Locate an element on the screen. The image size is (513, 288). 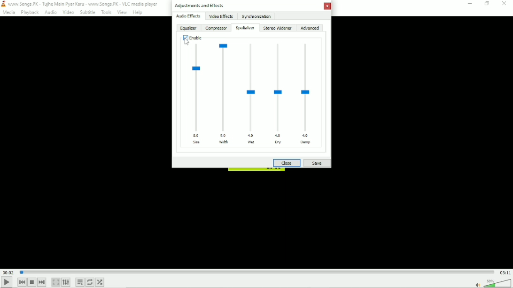
Toggle playlist is located at coordinates (80, 282).